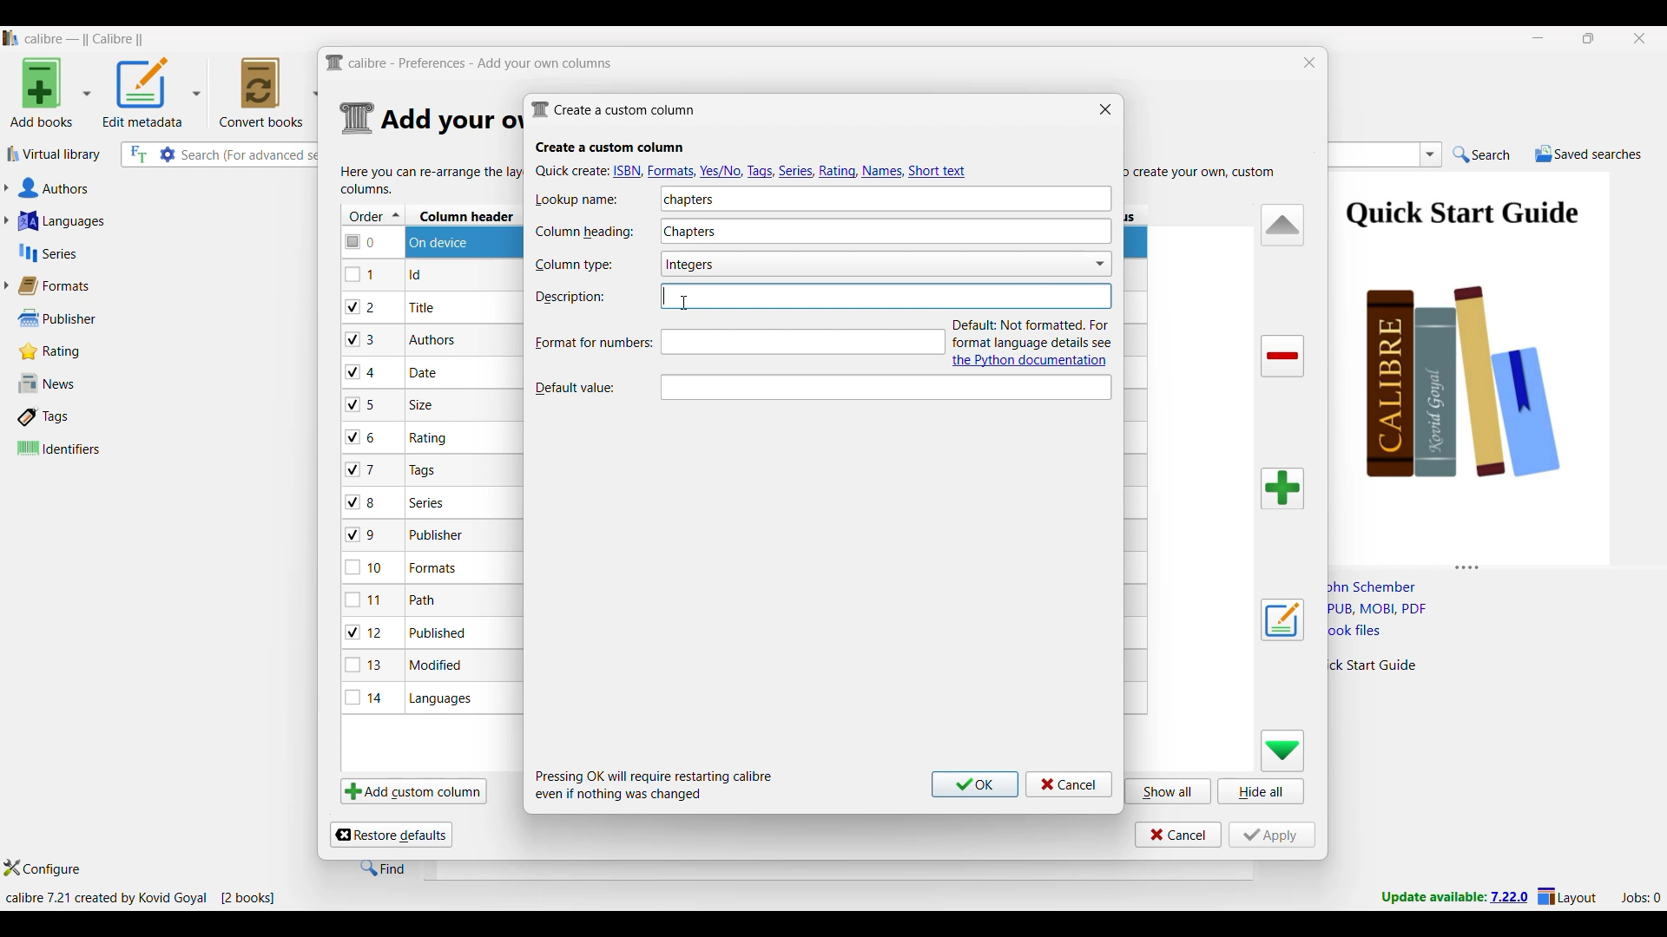 The image size is (1667, 937). Describe the element at coordinates (366, 632) in the screenshot. I see `checkbox - 12` at that location.